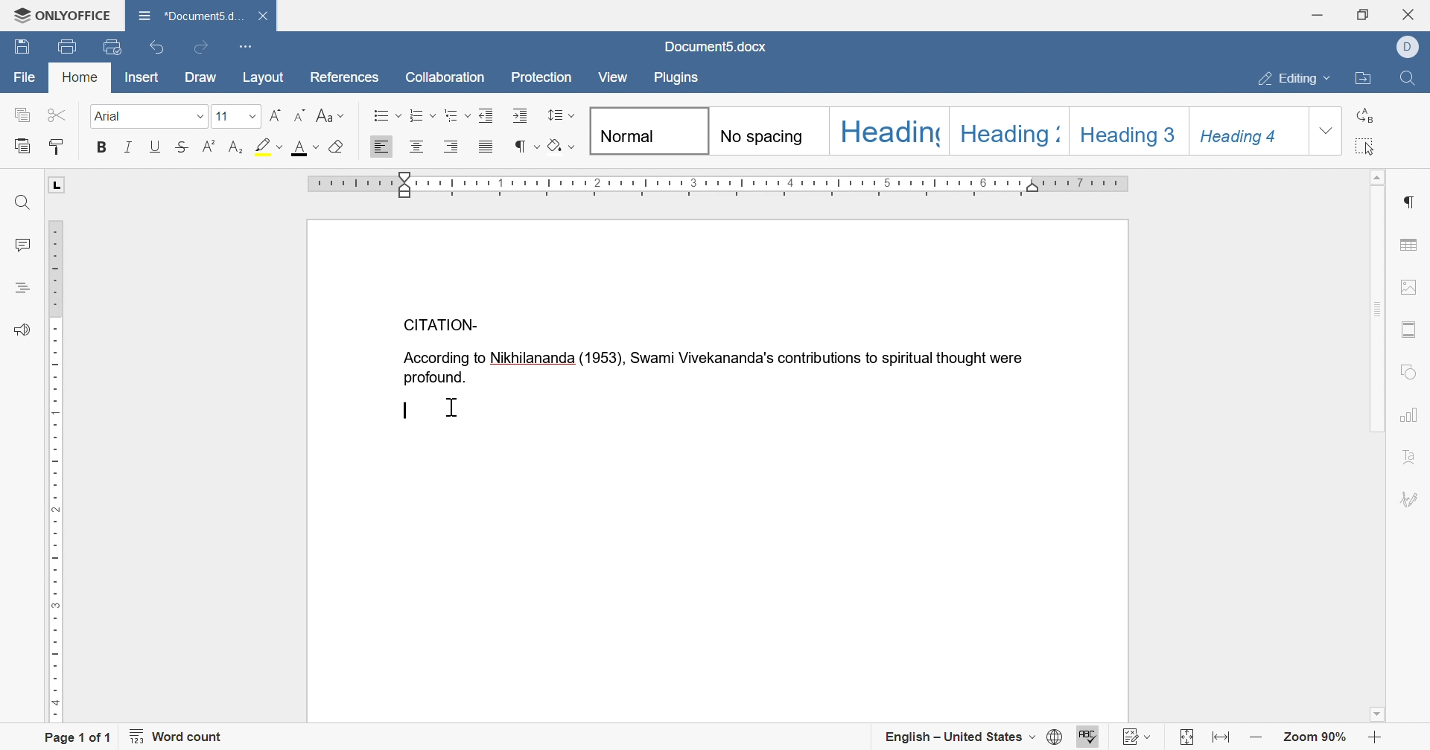 The height and width of the screenshot is (750, 1430). Describe the element at coordinates (209, 145) in the screenshot. I see `superscript` at that location.